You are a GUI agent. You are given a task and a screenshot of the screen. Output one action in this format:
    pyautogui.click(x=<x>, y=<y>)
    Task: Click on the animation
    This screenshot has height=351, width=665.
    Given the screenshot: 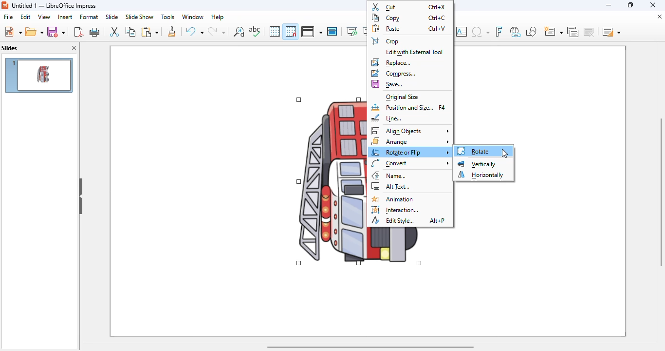 What is the action you would take?
    pyautogui.click(x=393, y=199)
    